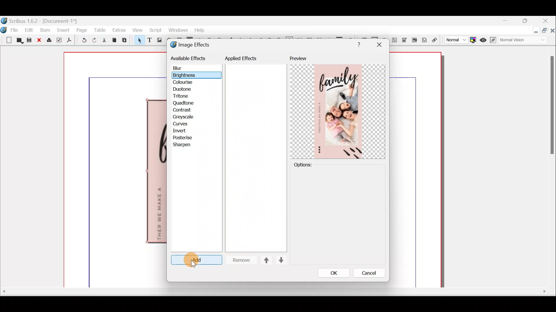 Image resolution: width=556 pixels, height=312 pixels. What do you see at coordinates (185, 131) in the screenshot?
I see `Invert` at bounding box center [185, 131].